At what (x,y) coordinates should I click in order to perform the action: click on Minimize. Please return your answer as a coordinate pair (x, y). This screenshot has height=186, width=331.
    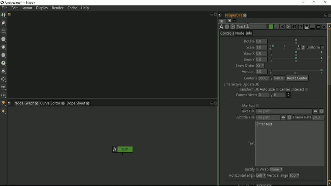
    Looking at the image, I should click on (312, 27).